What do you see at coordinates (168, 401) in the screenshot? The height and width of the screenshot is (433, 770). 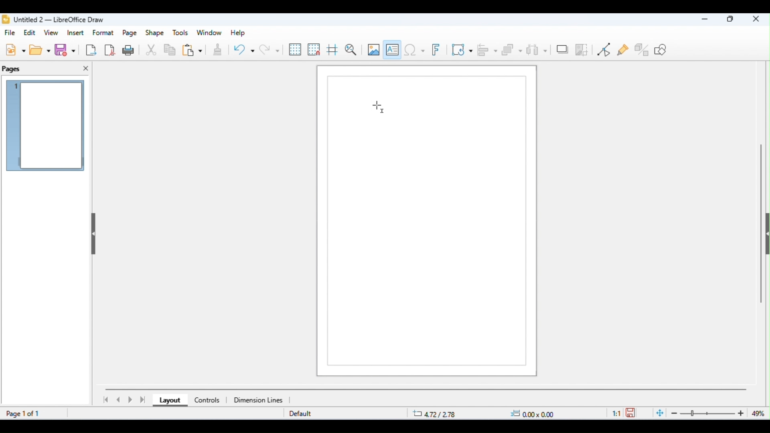 I see `layout` at bounding box center [168, 401].